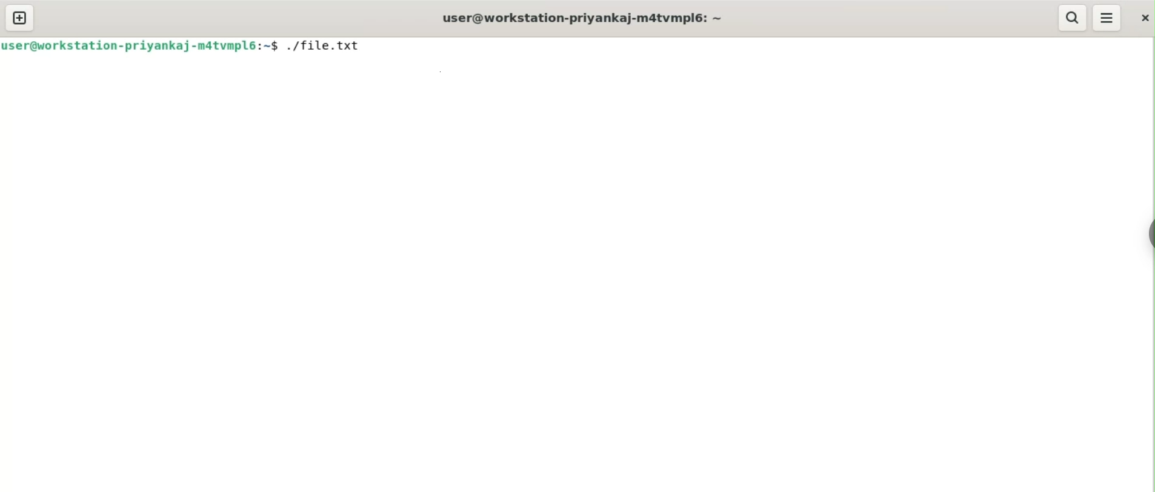 The width and height of the screenshot is (1155, 492). Describe the element at coordinates (1074, 18) in the screenshot. I see `search` at that location.